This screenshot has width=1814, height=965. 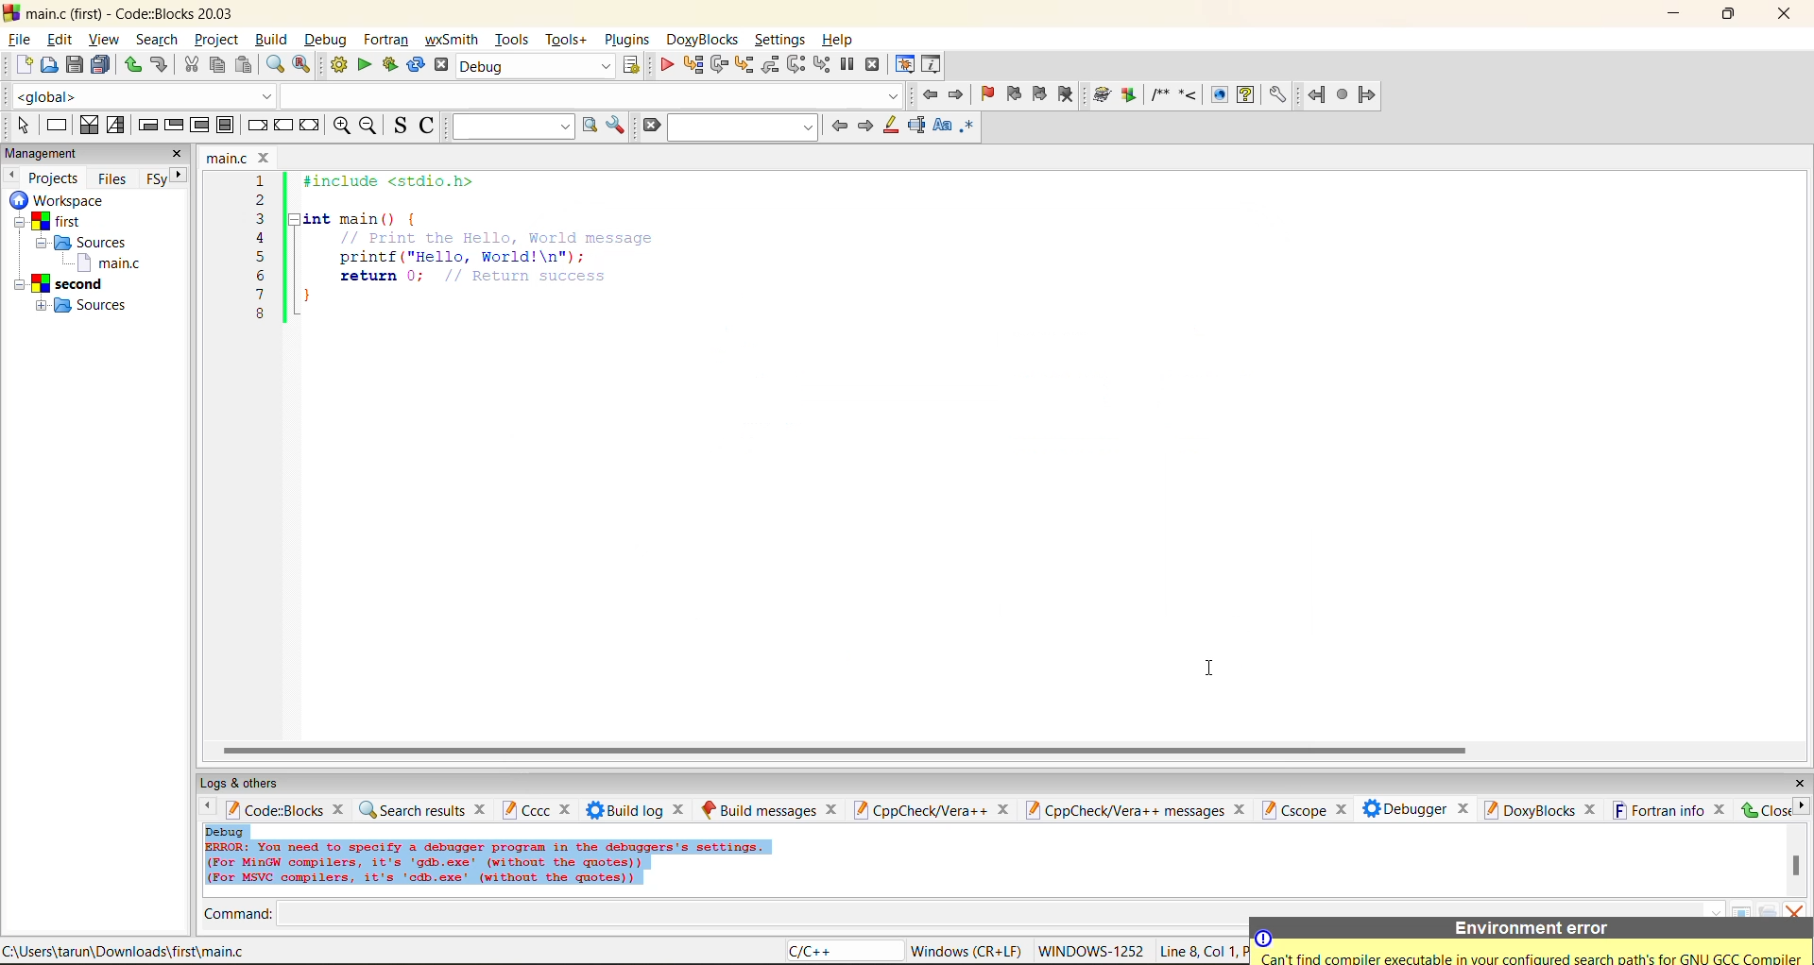 I want to click on debug/continue, so click(x=666, y=65).